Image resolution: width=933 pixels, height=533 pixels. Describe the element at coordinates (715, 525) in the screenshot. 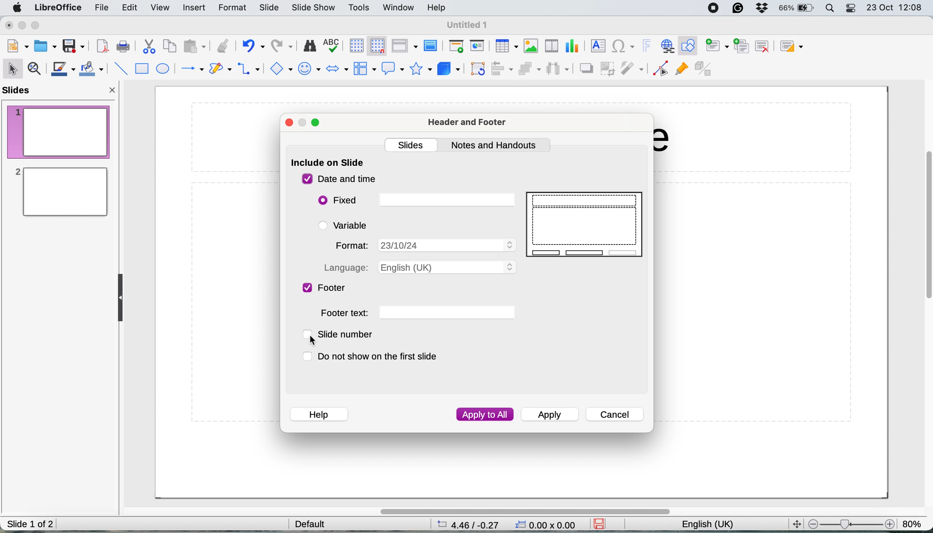

I see `english(UK)` at that location.